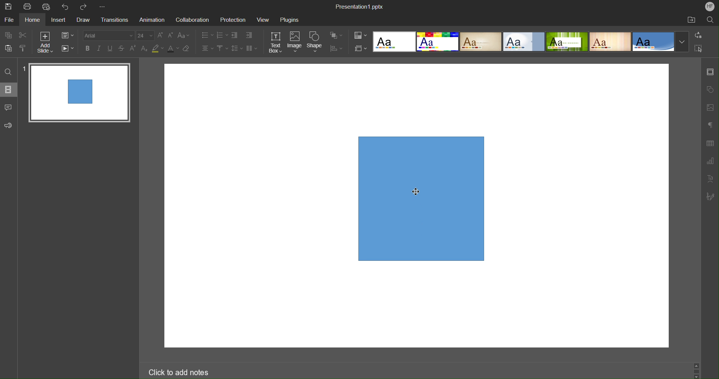 The height and width of the screenshot is (379, 719). What do you see at coordinates (161, 36) in the screenshot?
I see `Increase Font` at bounding box center [161, 36].